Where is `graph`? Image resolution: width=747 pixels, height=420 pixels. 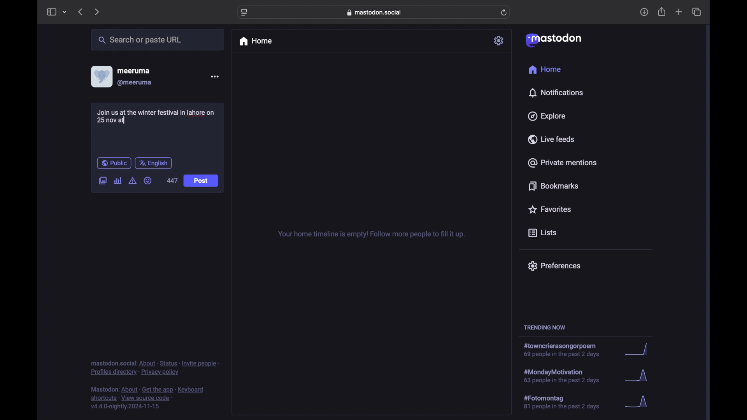 graph is located at coordinates (639, 402).